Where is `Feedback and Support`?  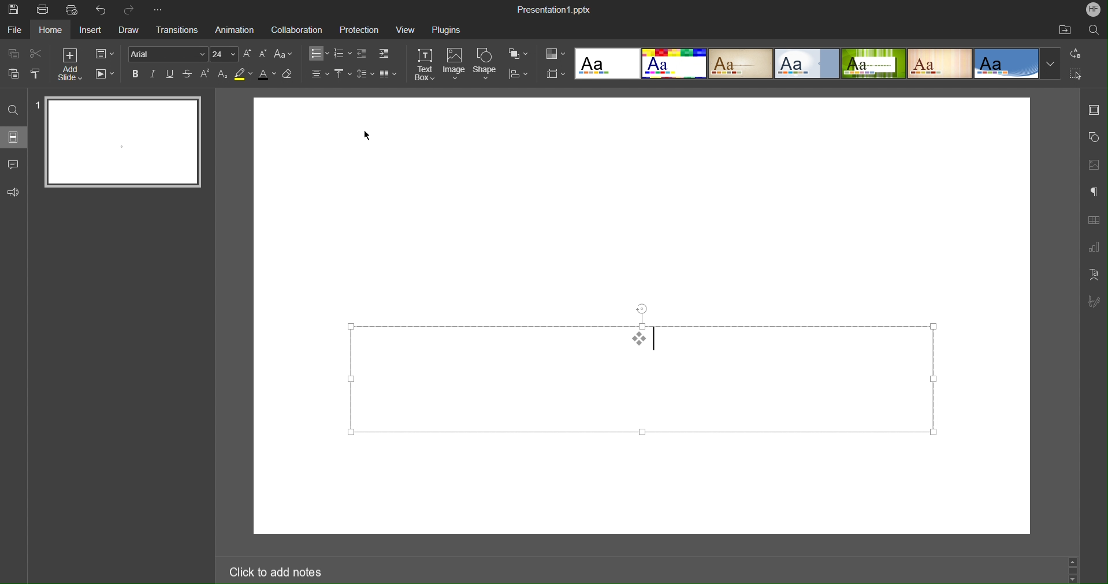
Feedback and Support is located at coordinates (13, 193).